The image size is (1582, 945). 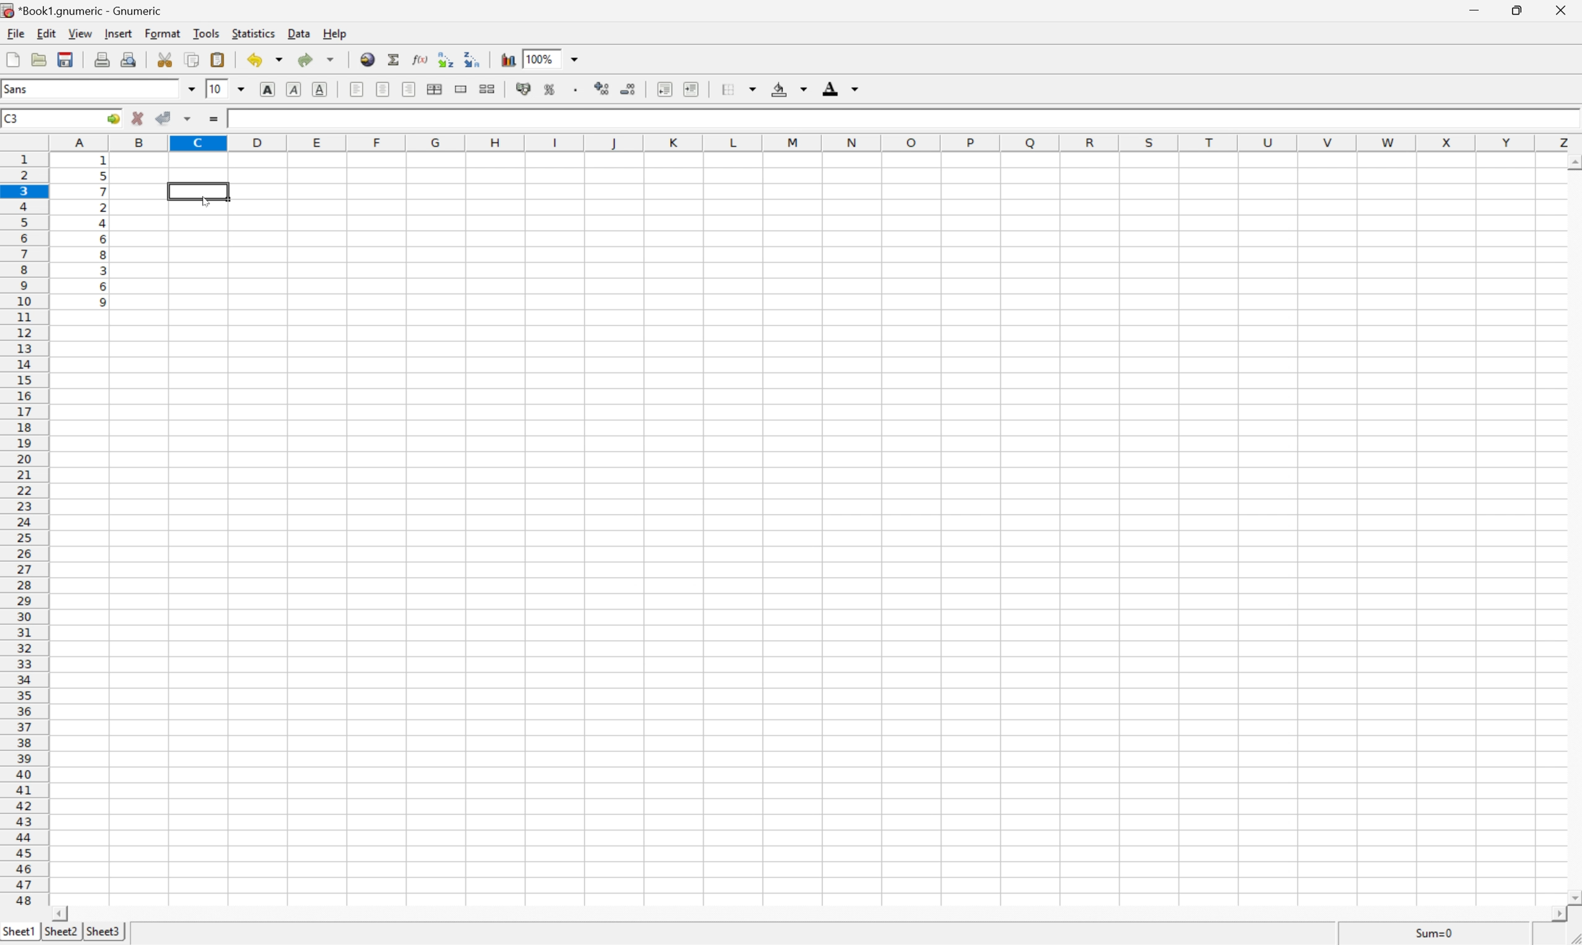 I want to click on sheet2, so click(x=59, y=932).